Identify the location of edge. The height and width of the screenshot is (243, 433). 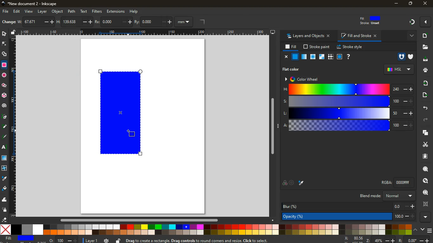
(4, 45).